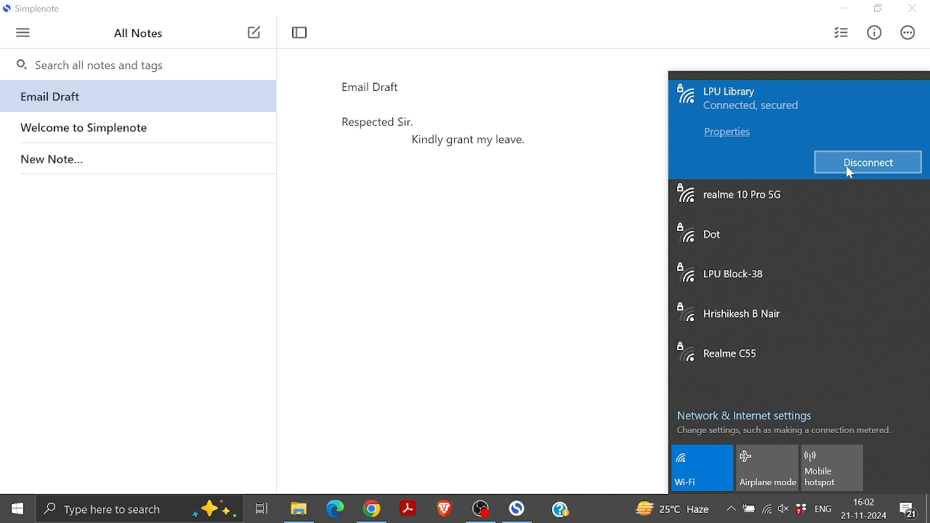 Image resolution: width=930 pixels, height=523 pixels. Describe the element at coordinates (137, 126) in the screenshot. I see `Note titled "Welcome to Simplenote"` at that location.